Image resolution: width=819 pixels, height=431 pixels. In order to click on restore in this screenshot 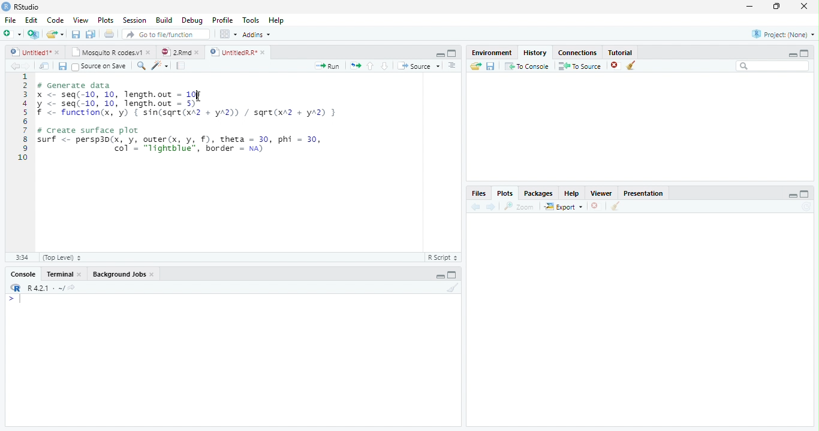, I will do `click(776, 6)`.